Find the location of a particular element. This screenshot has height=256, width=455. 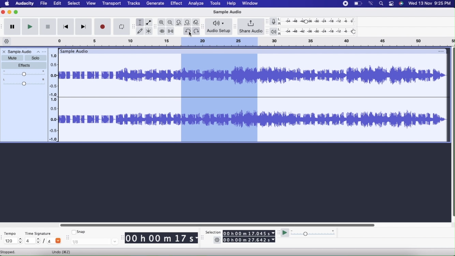

Enable looping is located at coordinates (122, 27).